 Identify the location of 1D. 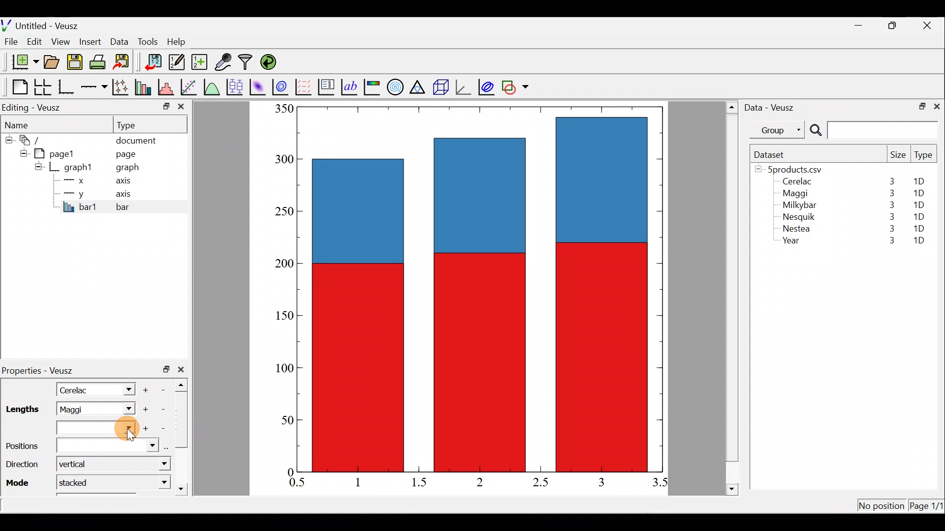
(919, 228).